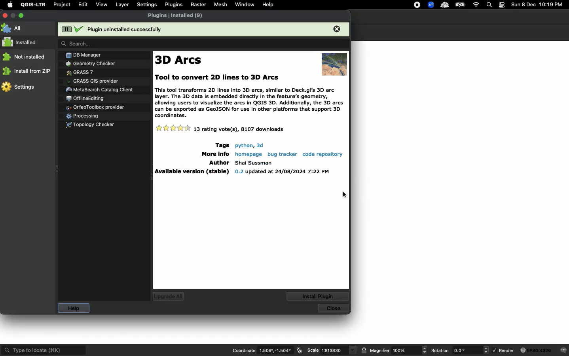 The image size is (569, 356). Describe the element at coordinates (332, 309) in the screenshot. I see `Close` at that location.